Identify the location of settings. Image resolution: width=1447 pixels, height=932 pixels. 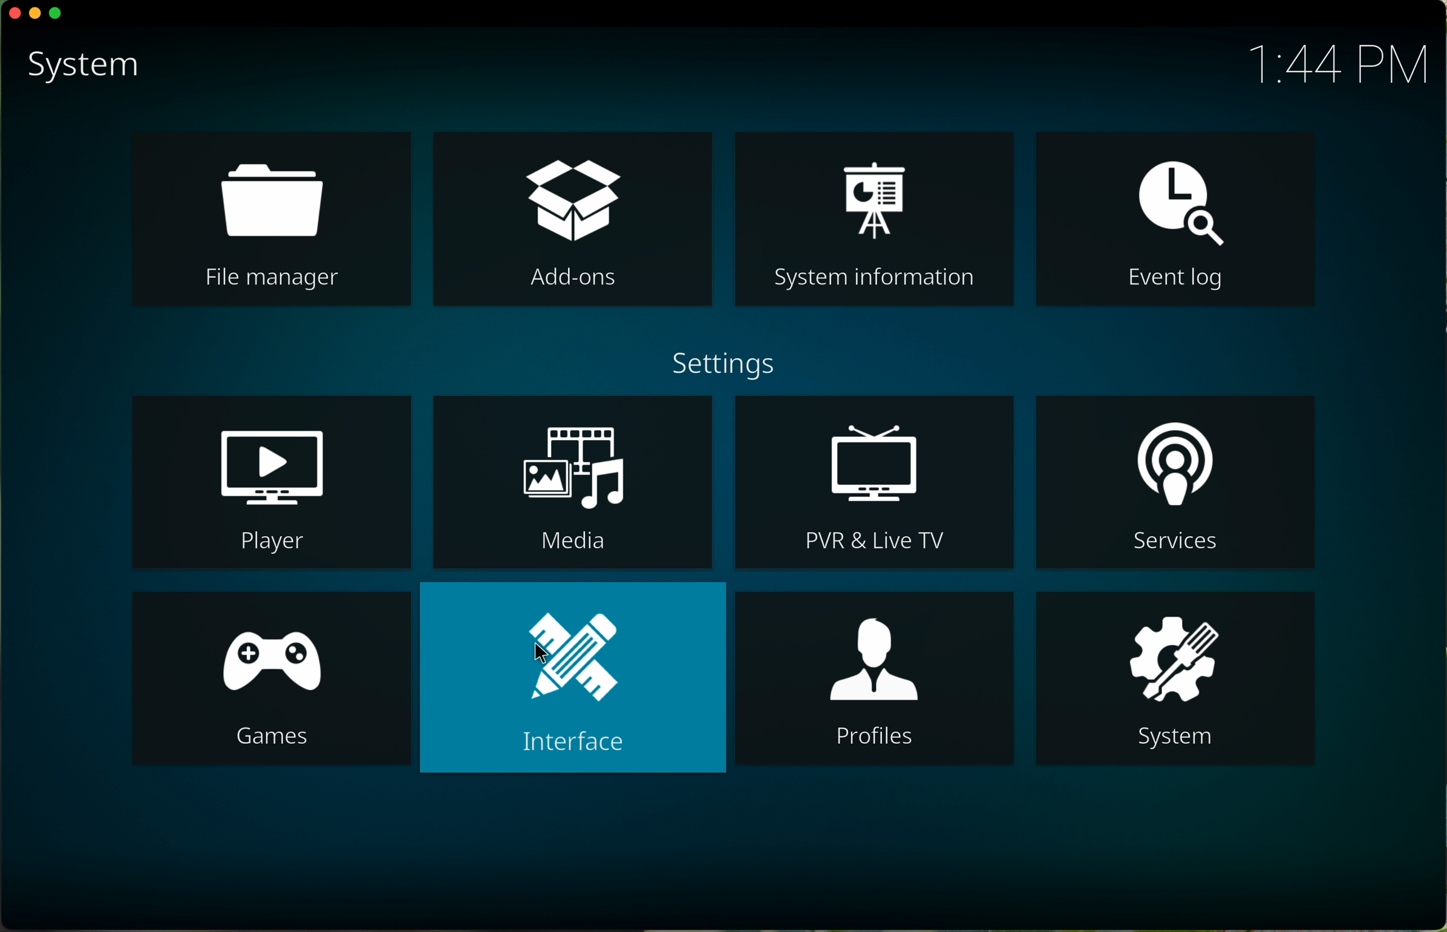
(720, 361).